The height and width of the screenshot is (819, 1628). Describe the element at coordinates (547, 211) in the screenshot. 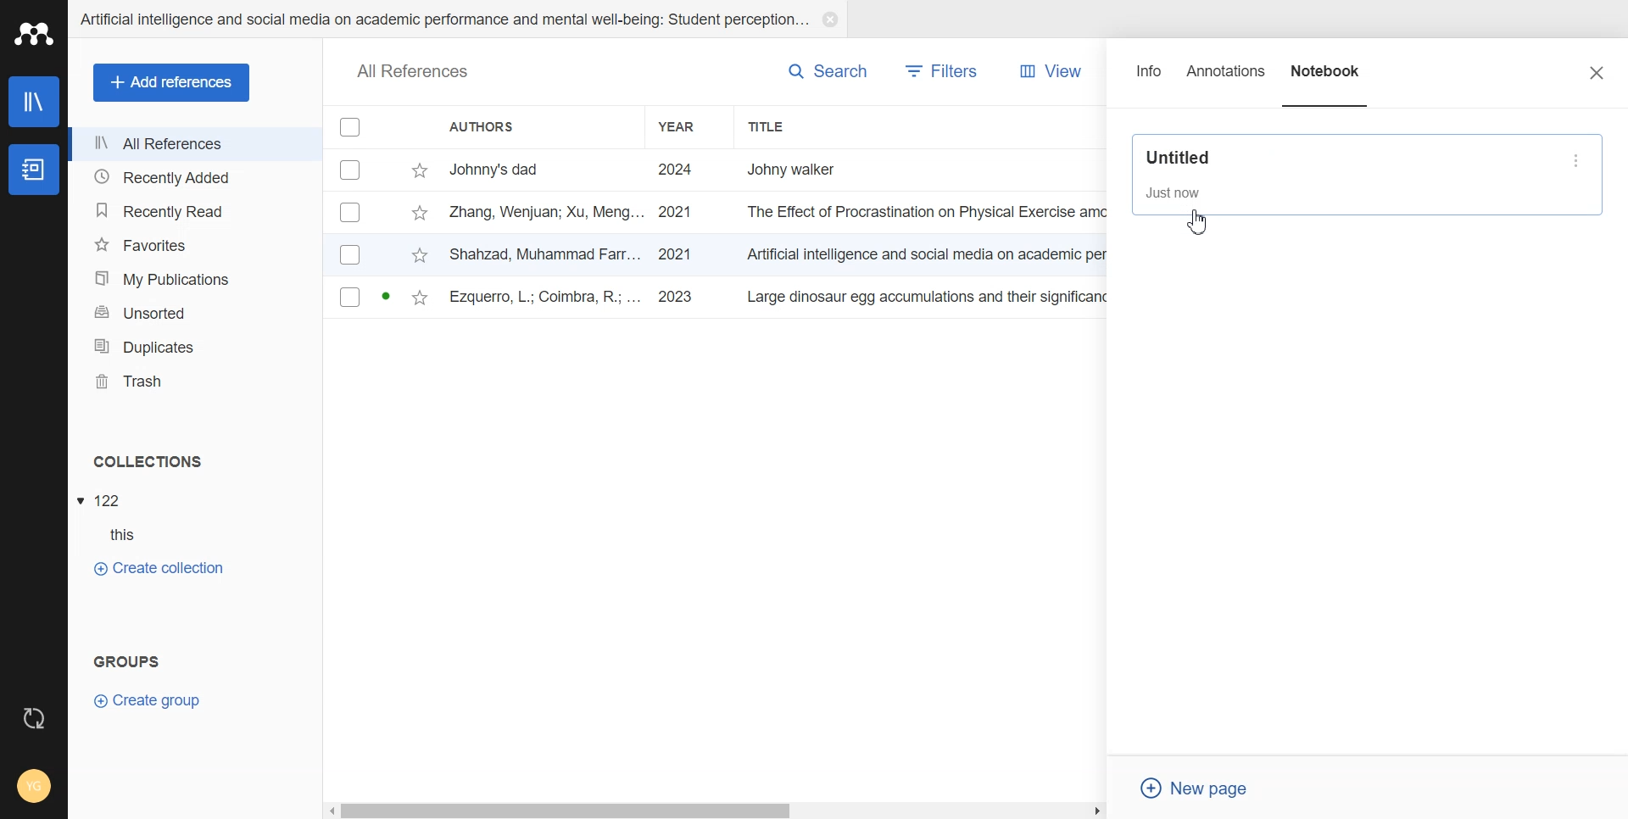

I see `zang, wenjuan; xu, meng...` at that location.